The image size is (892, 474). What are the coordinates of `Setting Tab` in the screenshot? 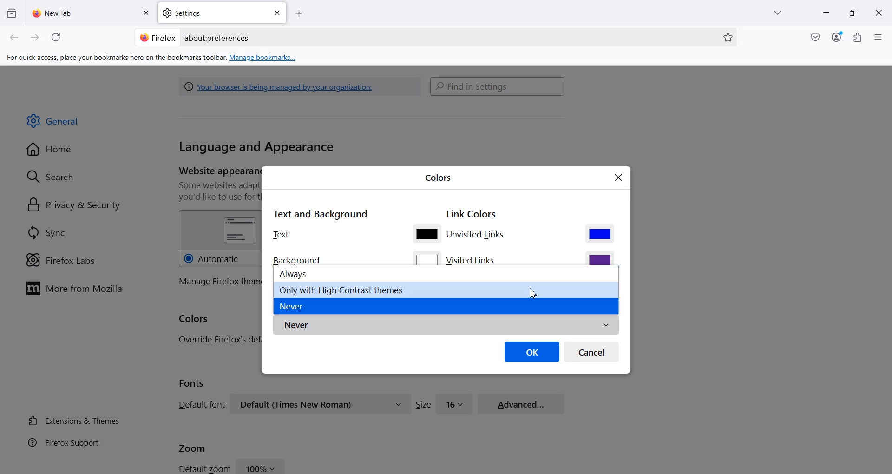 It's located at (223, 13).